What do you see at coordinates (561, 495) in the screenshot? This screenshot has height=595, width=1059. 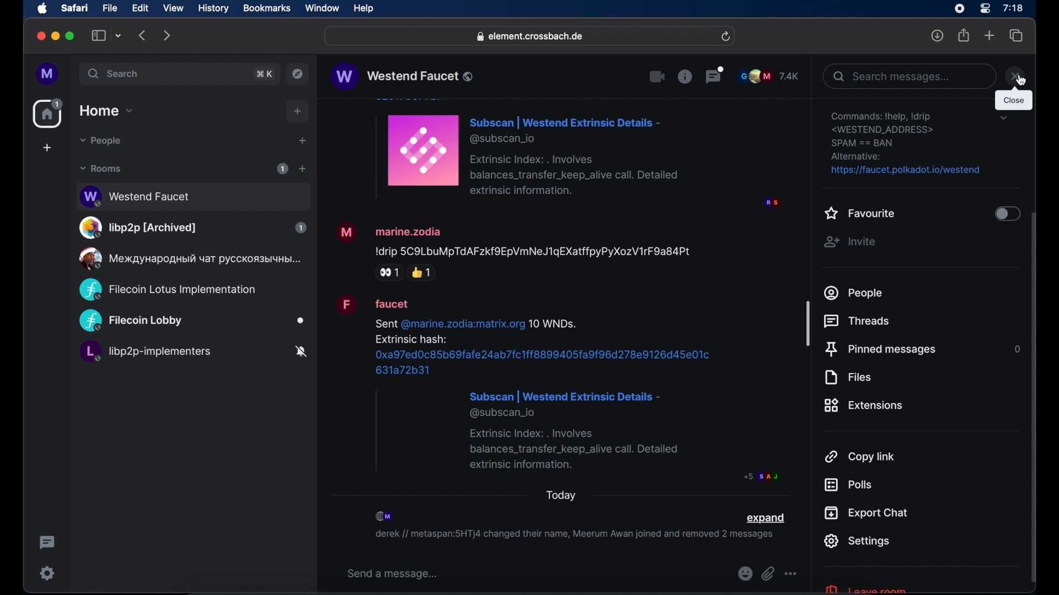 I see `today` at bounding box center [561, 495].